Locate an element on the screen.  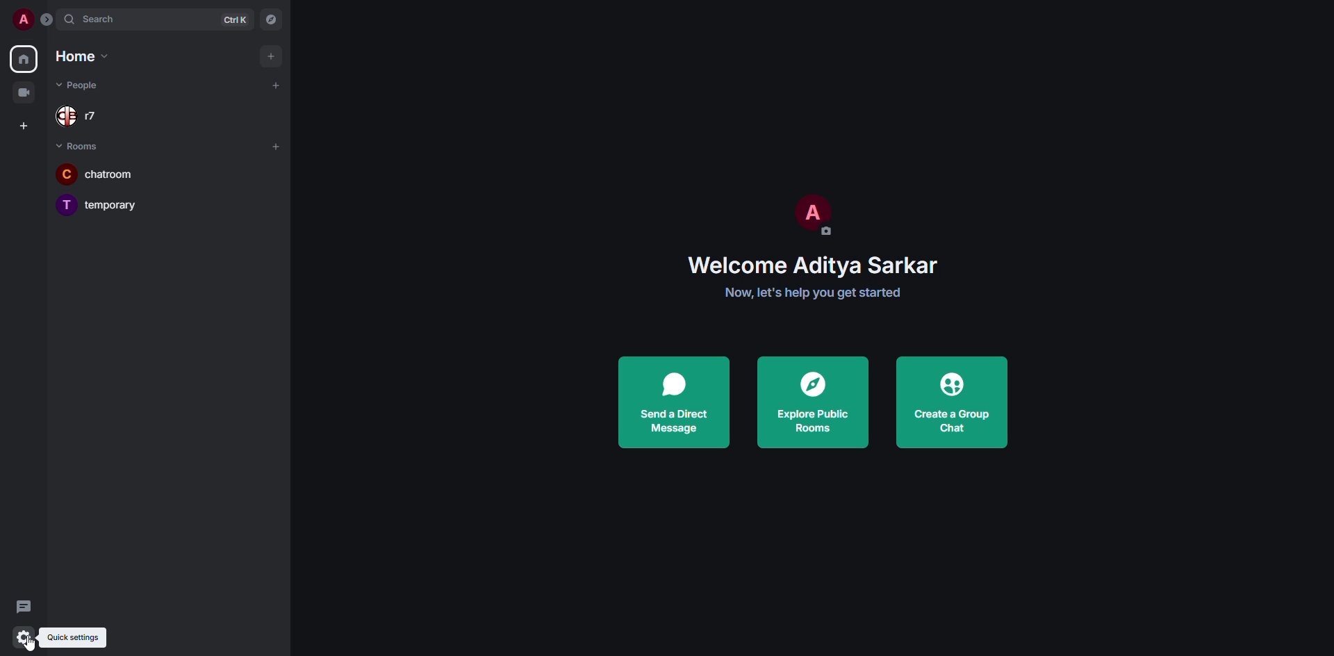
quick settings is located at coordinates (22, 637).